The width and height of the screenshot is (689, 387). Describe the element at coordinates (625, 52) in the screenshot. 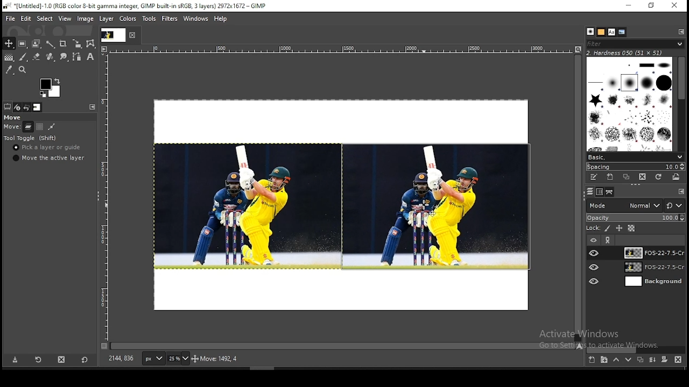

I see `text` at that location.